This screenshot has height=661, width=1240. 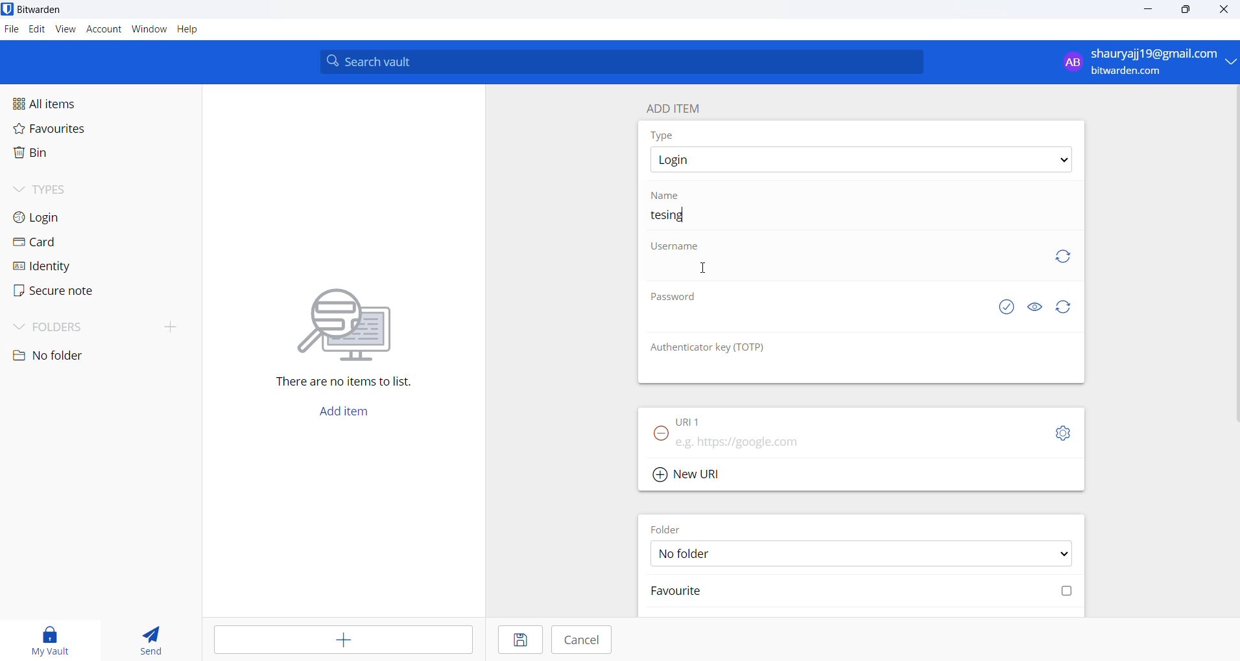 I want to click on Name, so click(x=668, y=194).